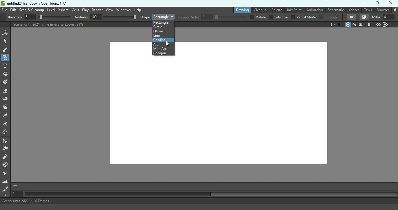 This screenshot has height=210, width=398. Describe the element at coordinates (123, 10) in the screenshot. I see `Windows` at that location.